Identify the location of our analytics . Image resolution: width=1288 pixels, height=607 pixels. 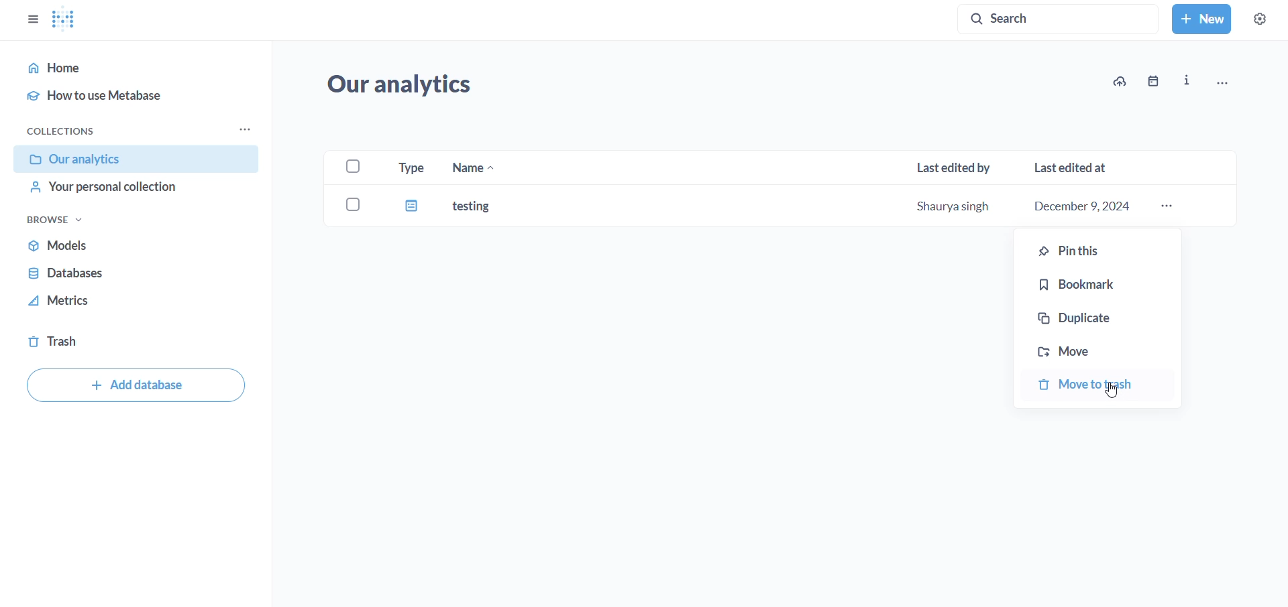
(409, 87).